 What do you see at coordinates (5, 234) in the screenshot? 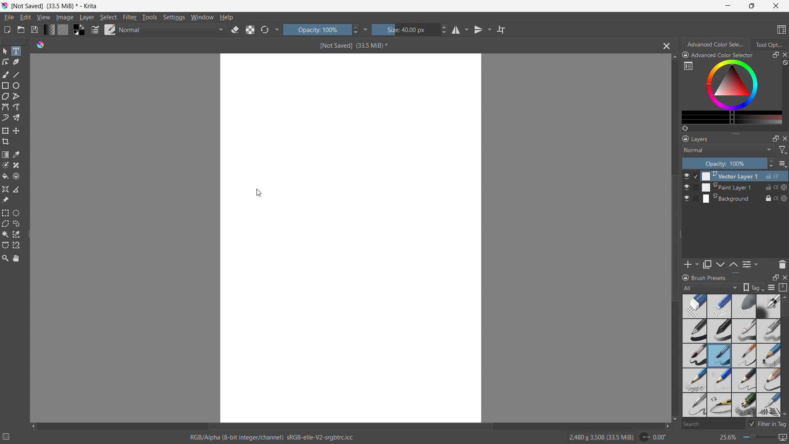
I see `contigious selection tool` at bounding box center [5, 234].